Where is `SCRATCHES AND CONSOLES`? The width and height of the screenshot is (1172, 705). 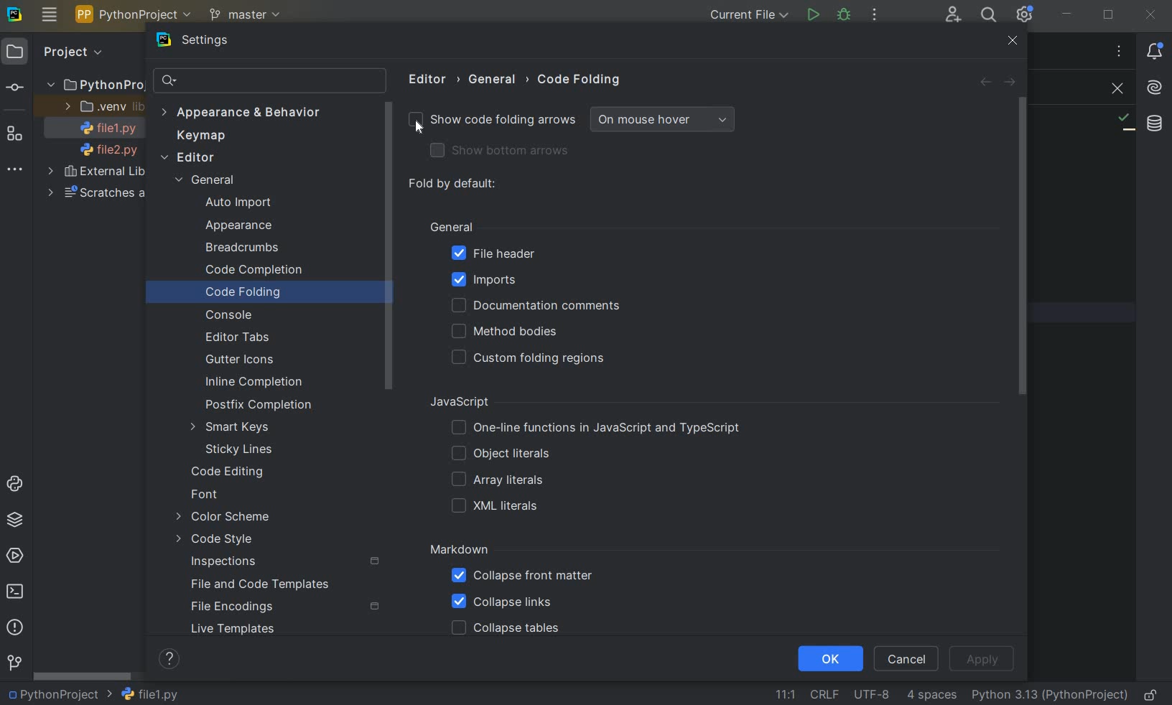 SCRATCHES AND CONSOLES is located at coordinates (94, 194).